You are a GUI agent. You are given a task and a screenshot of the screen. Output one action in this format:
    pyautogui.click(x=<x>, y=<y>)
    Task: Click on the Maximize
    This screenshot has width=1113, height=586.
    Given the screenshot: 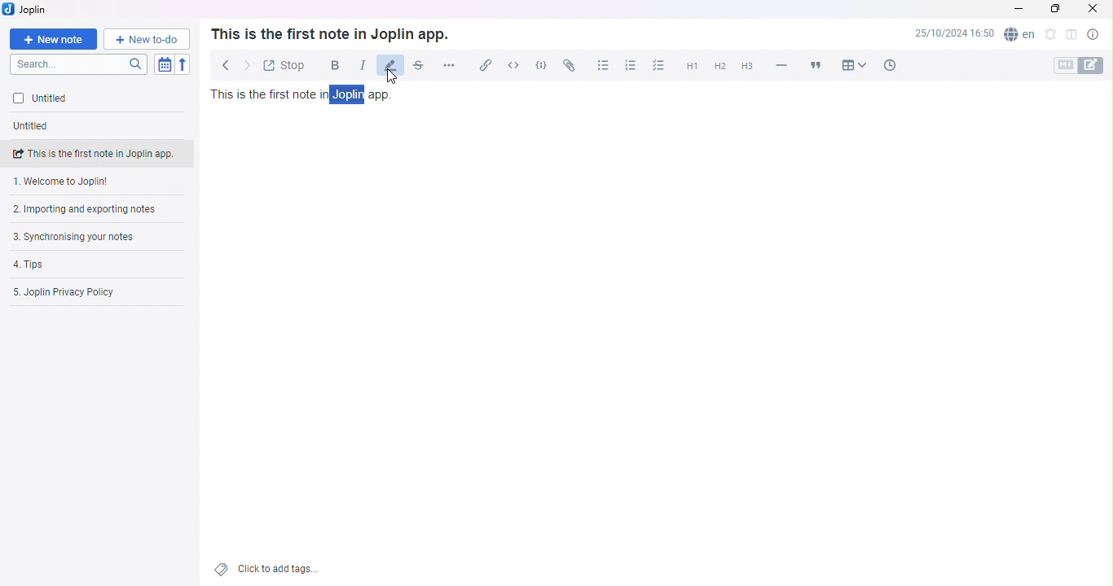 What is the action you would take?
    pyautogui.click(x=1054, y=11)
    